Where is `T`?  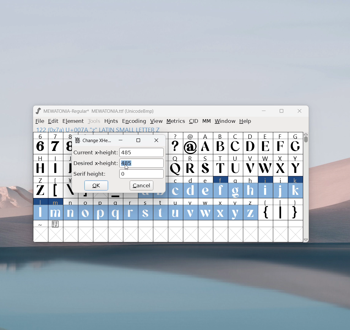
T is located at coordinates (221, 165).